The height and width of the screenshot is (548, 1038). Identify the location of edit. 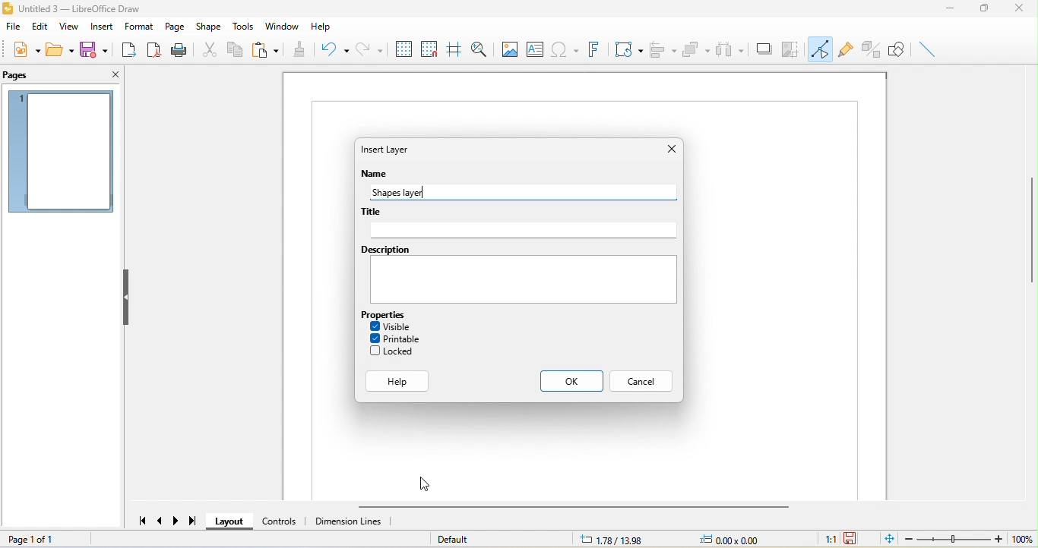
(40, 28).